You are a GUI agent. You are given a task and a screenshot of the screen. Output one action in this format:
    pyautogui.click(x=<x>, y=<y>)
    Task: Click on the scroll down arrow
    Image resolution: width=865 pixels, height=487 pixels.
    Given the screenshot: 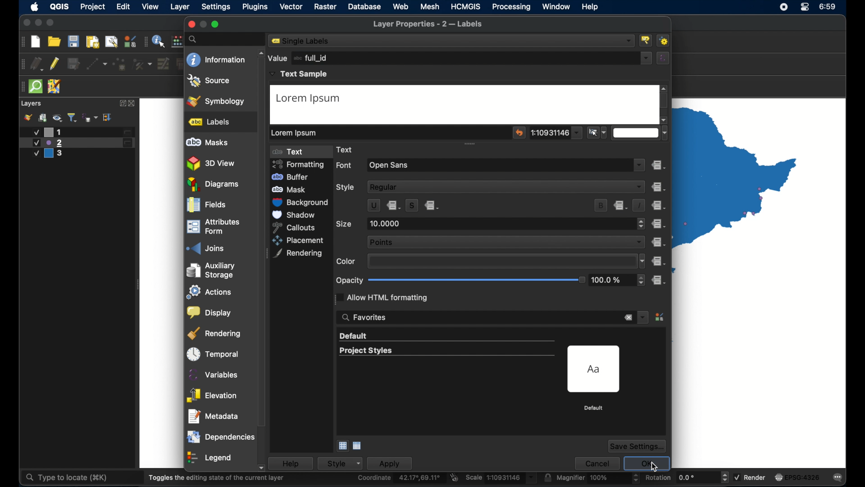 What is the action you would take?
    pyautogui.click(x=664, y=120)
    